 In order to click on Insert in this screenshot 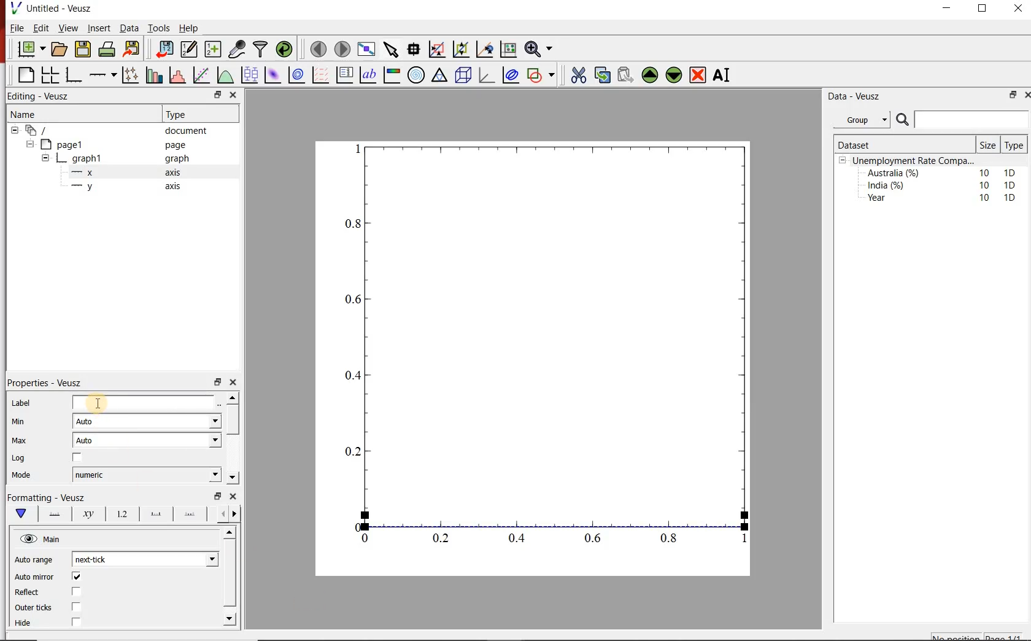, I will do `click(98, 28)`.